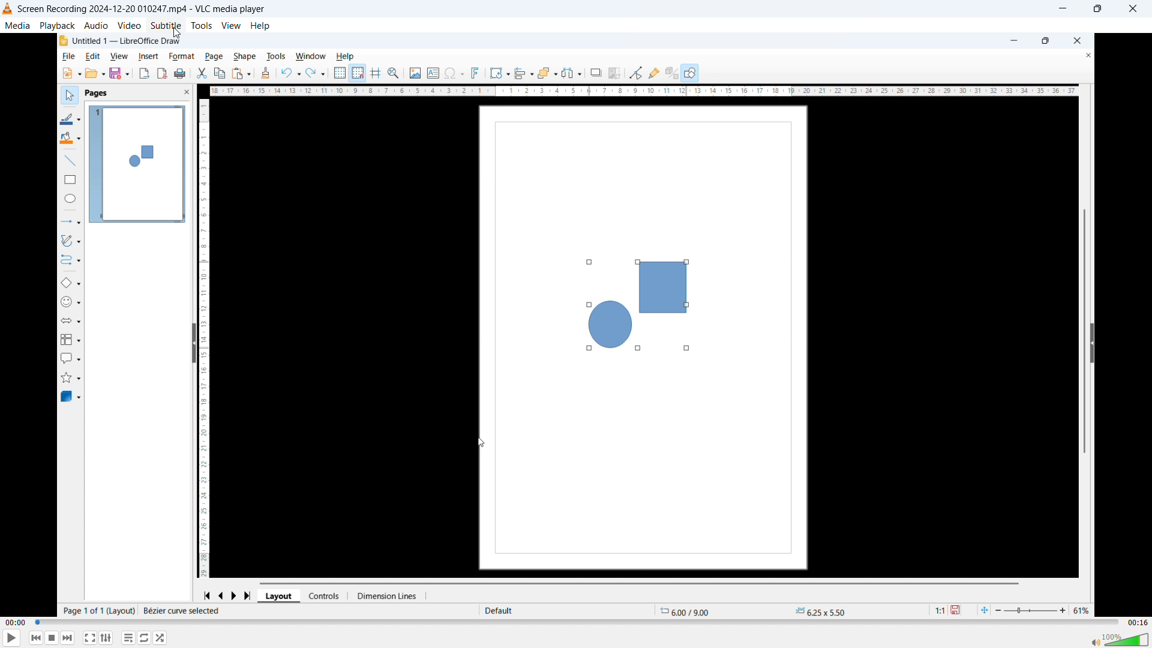 This screenshot has width=1152, height=648. What do you see at coordinates (70, 222) in the screenshot?
I see `line and arrow` at bounding box center [70, 222].